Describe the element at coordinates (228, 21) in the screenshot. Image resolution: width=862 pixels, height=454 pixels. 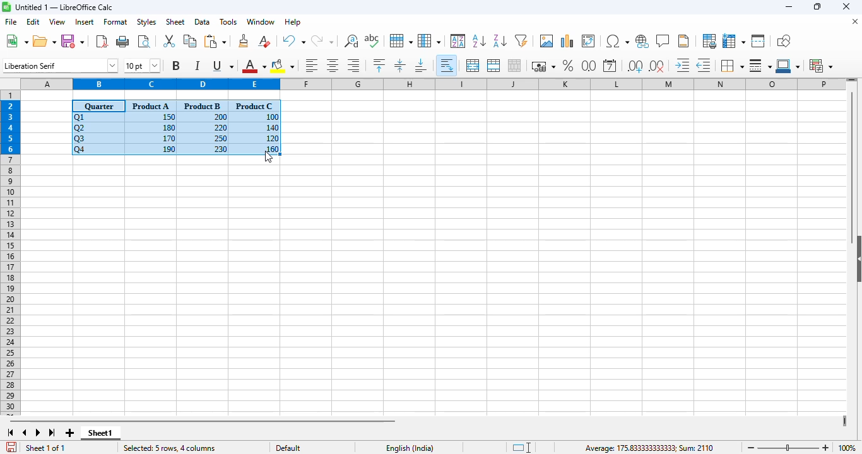
I see `tools` at that location.